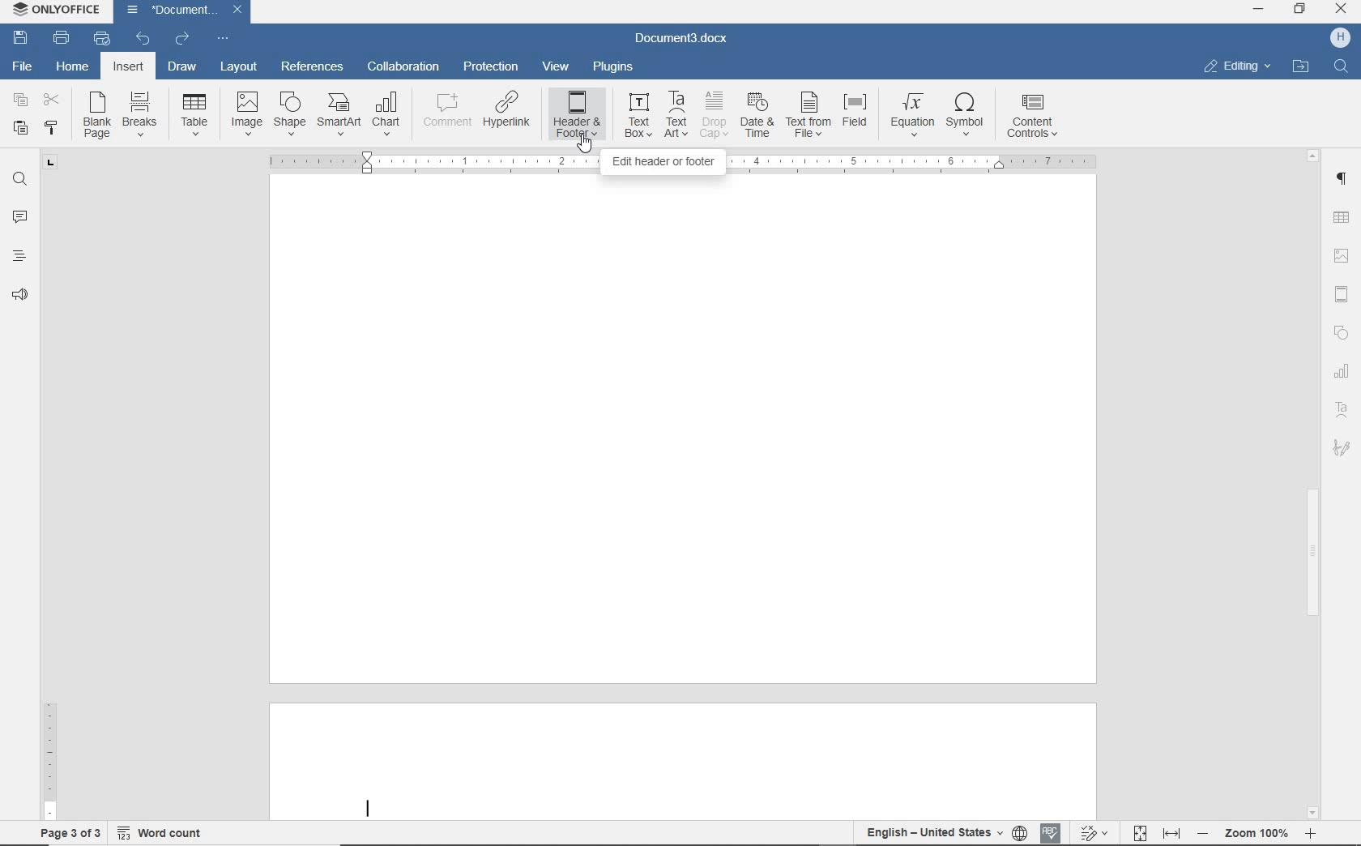  I want to click on HEADINGS, so click(16, 258).